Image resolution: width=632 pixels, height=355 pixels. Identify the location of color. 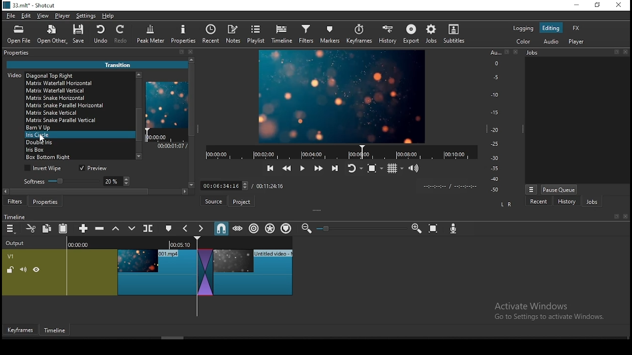
(523, 28).